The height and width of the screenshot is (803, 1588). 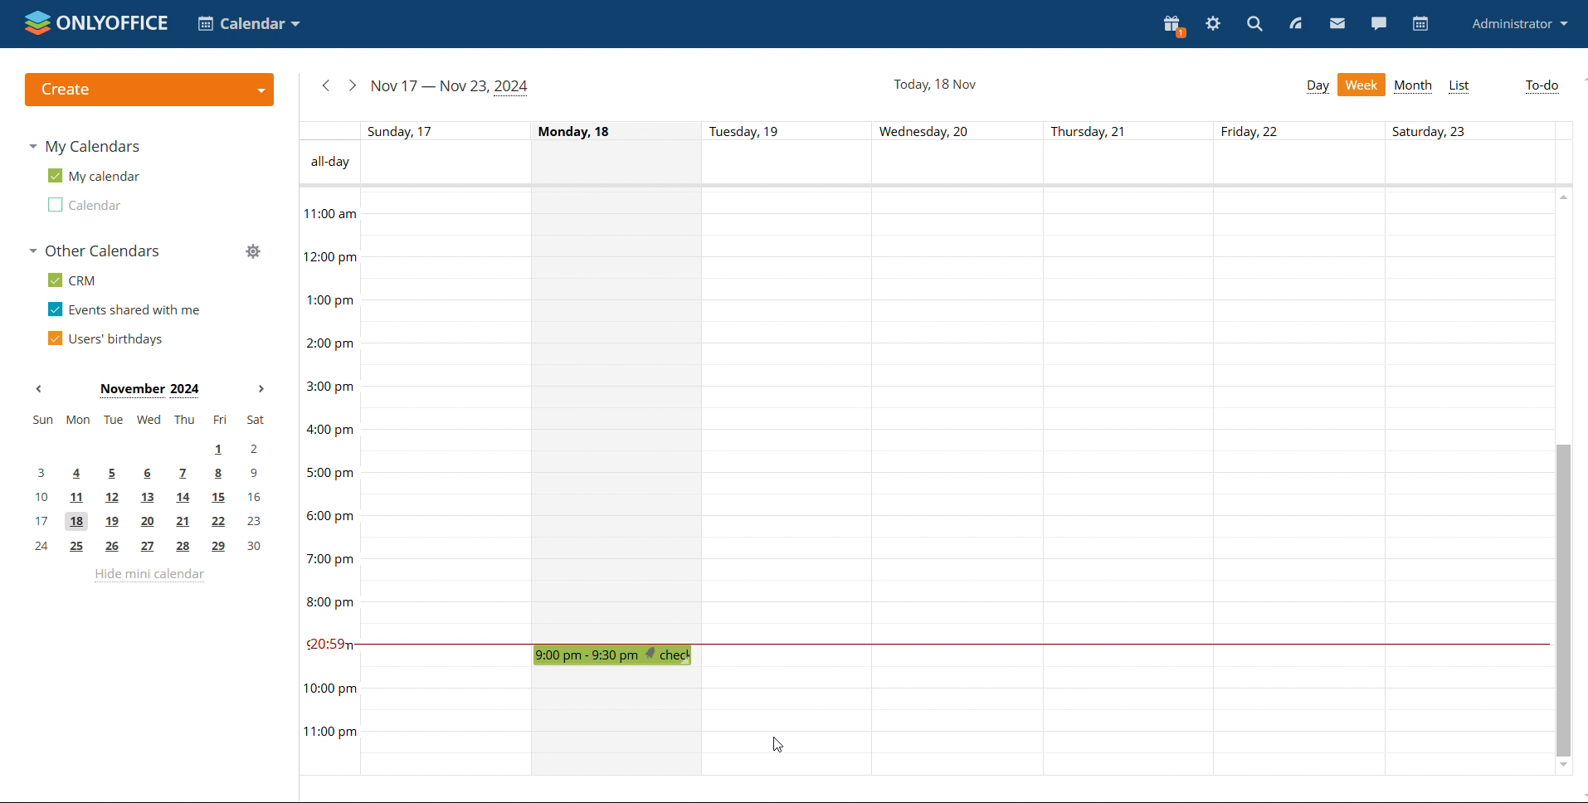 I want to click on next week, so click(x=353, y=85).